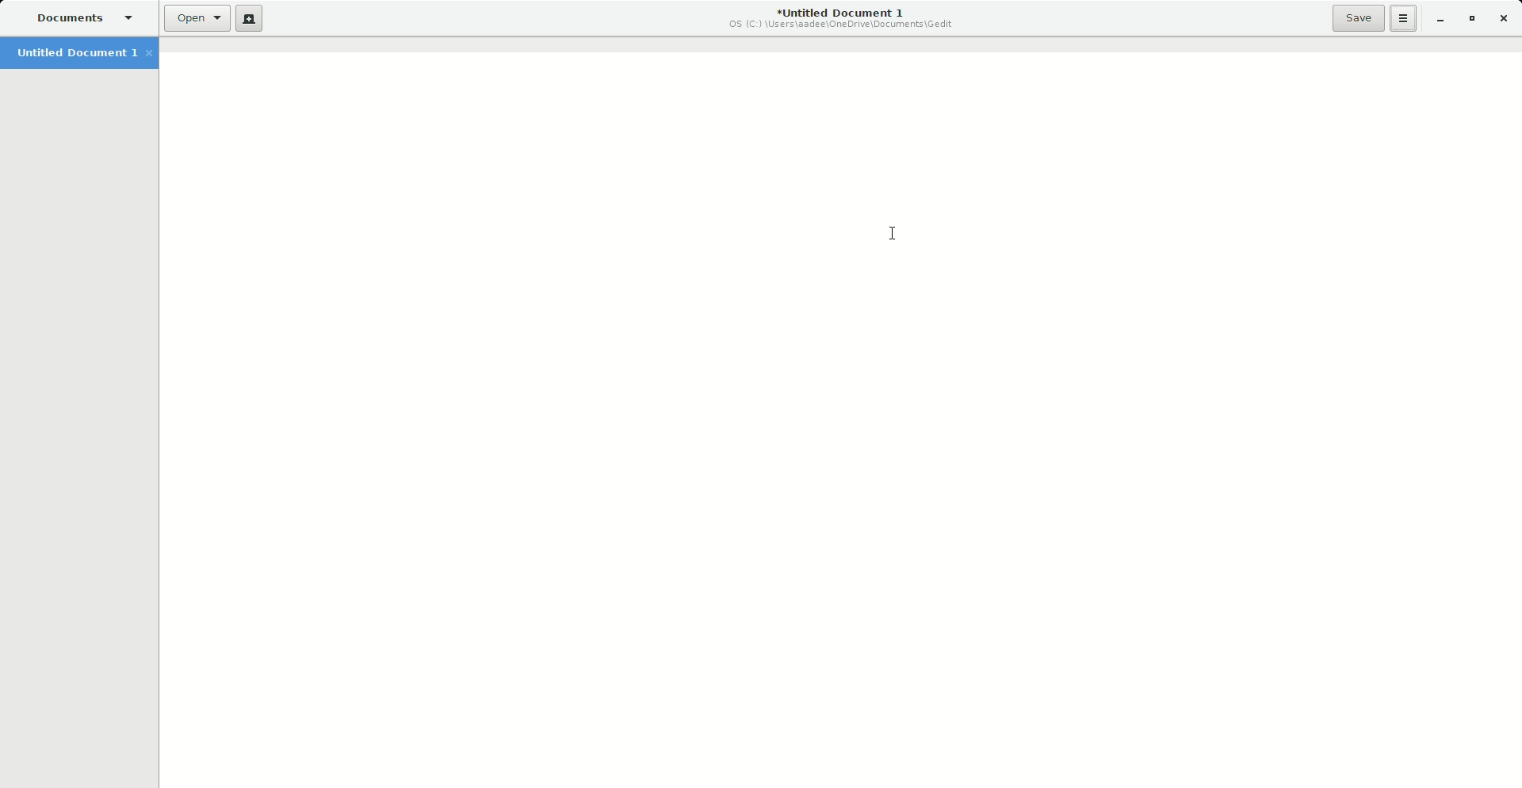 This screenshot has height=788, width=1522. Describe the element at coordinates (1506, 17) in the screenshot. I see `Close` at that location.